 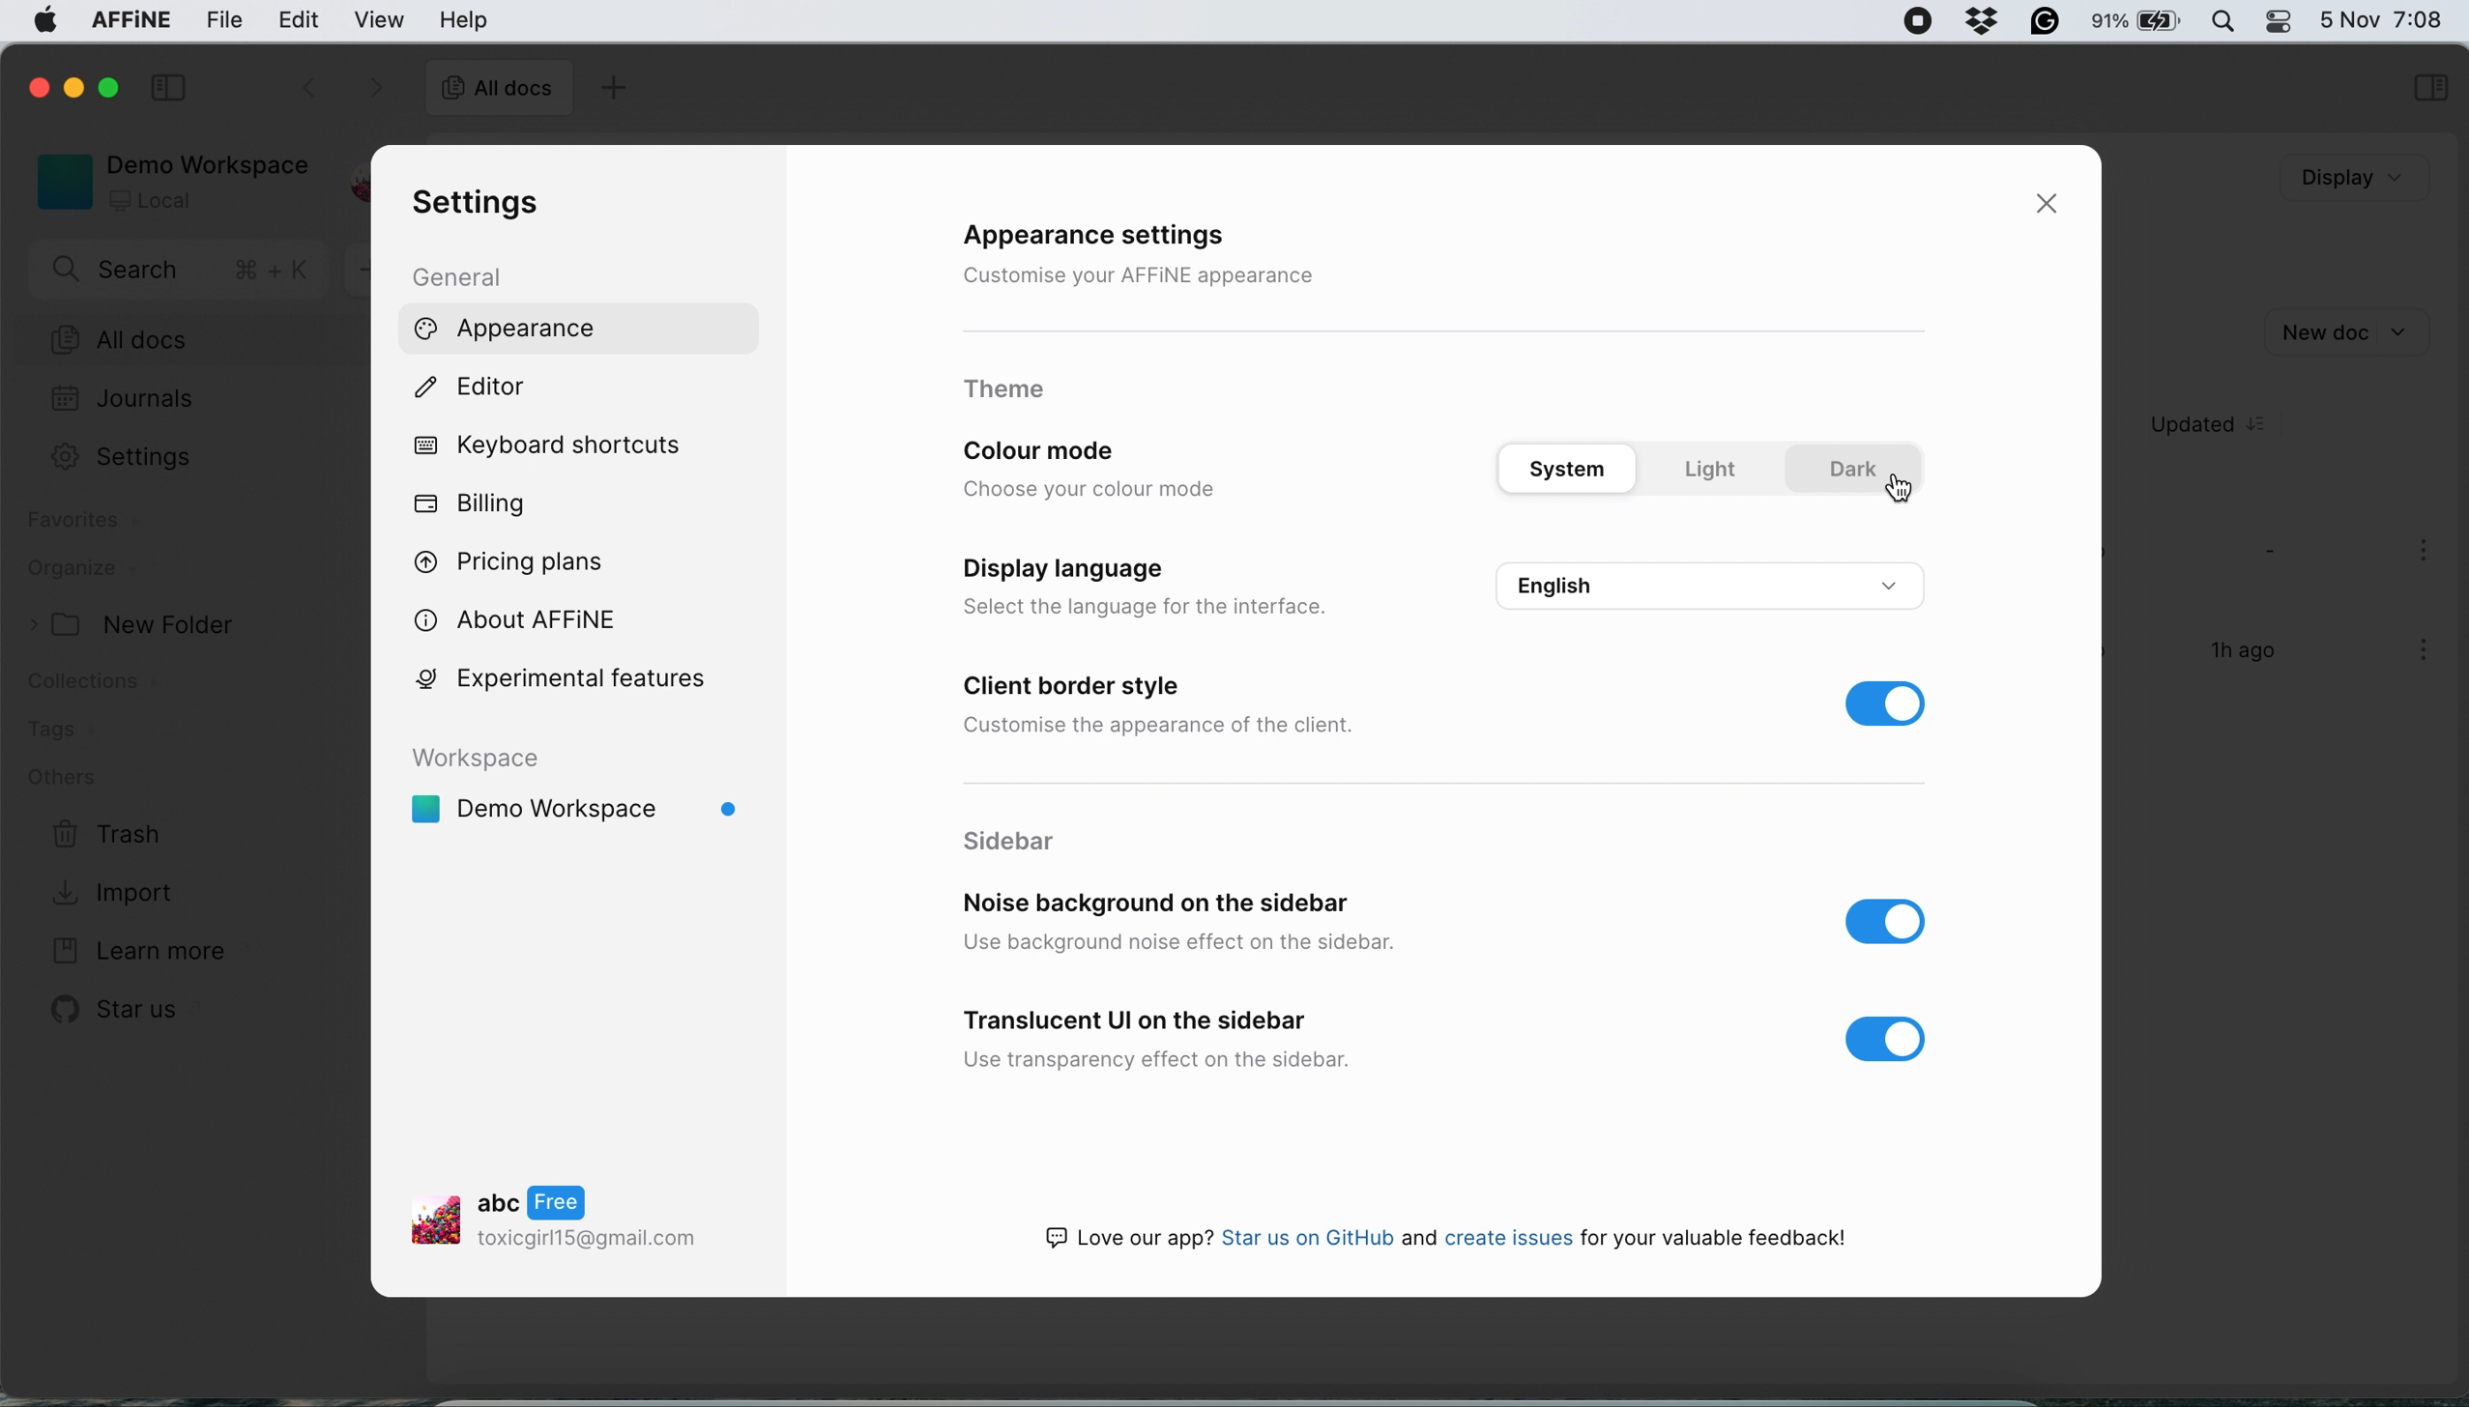 I want to click on toggle button, so click(x=1889, y=1044).